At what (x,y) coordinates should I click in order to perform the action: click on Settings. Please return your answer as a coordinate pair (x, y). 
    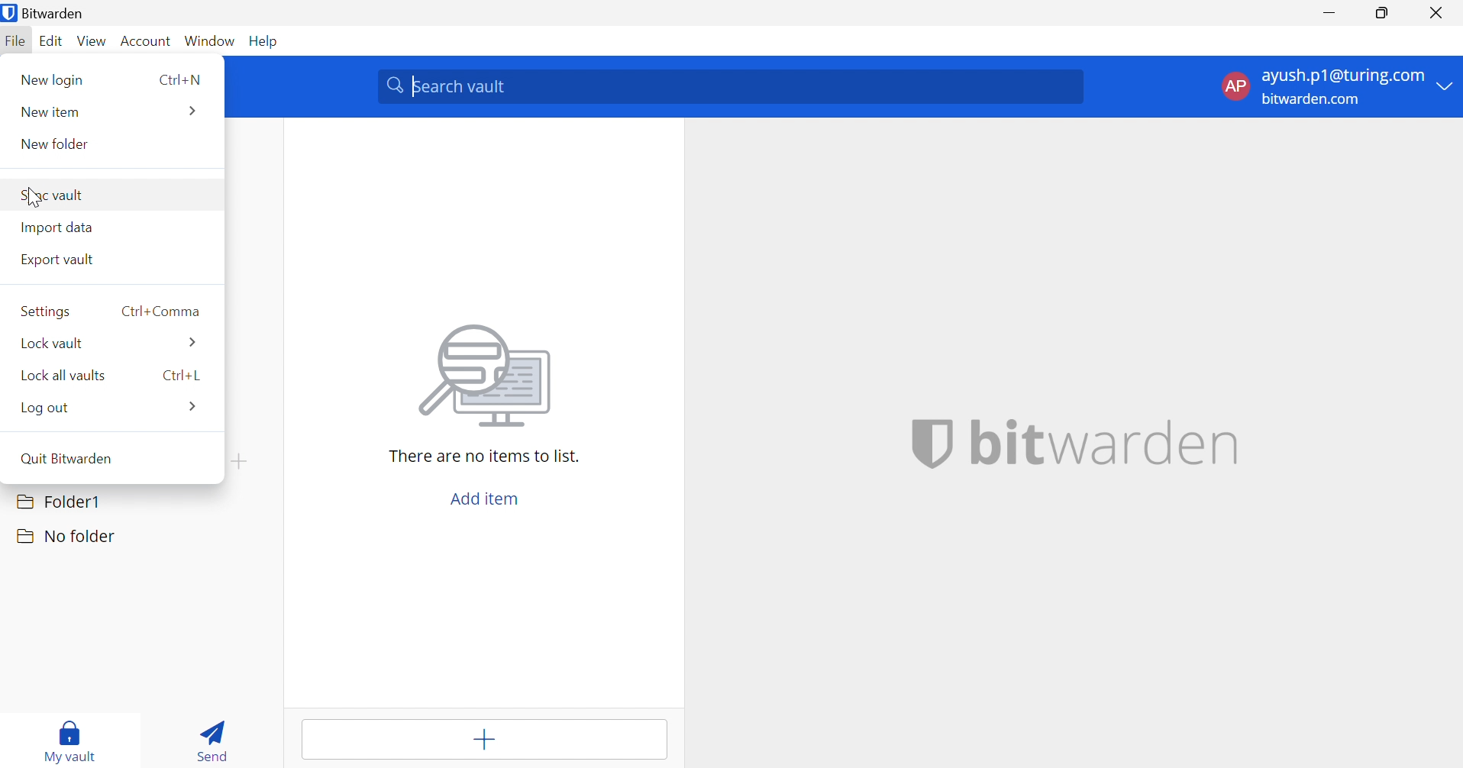
    Looking at the image, I should click on (45, 311).